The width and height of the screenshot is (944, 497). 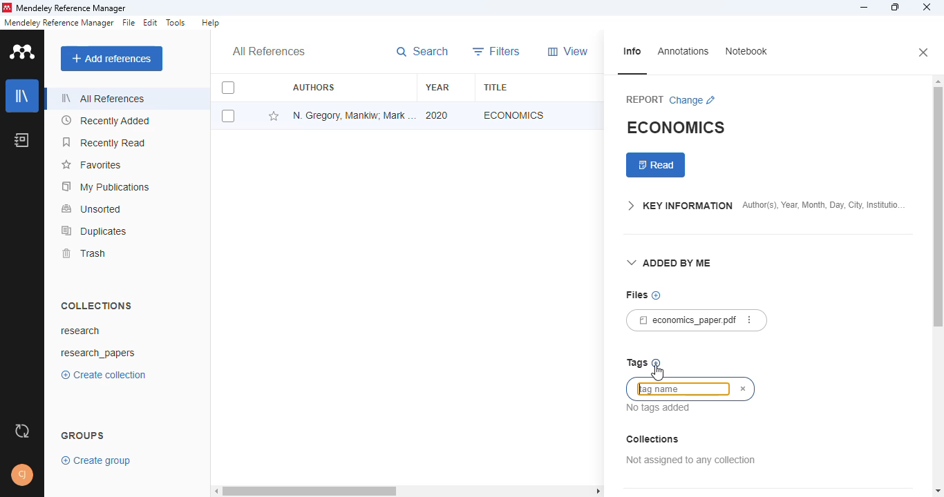 What do you see at coordinates (636, 295) in the screenshot?
I see `files` at bounding box center [636, 295].